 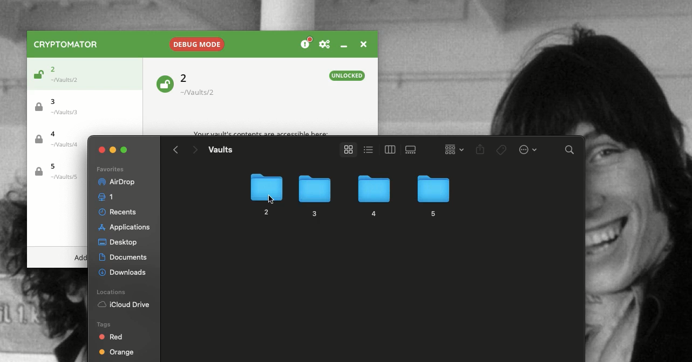 What do you see at coordinates (324, 45) in the screenshot?
I see `Preferences` at bounding box center [324, 45].